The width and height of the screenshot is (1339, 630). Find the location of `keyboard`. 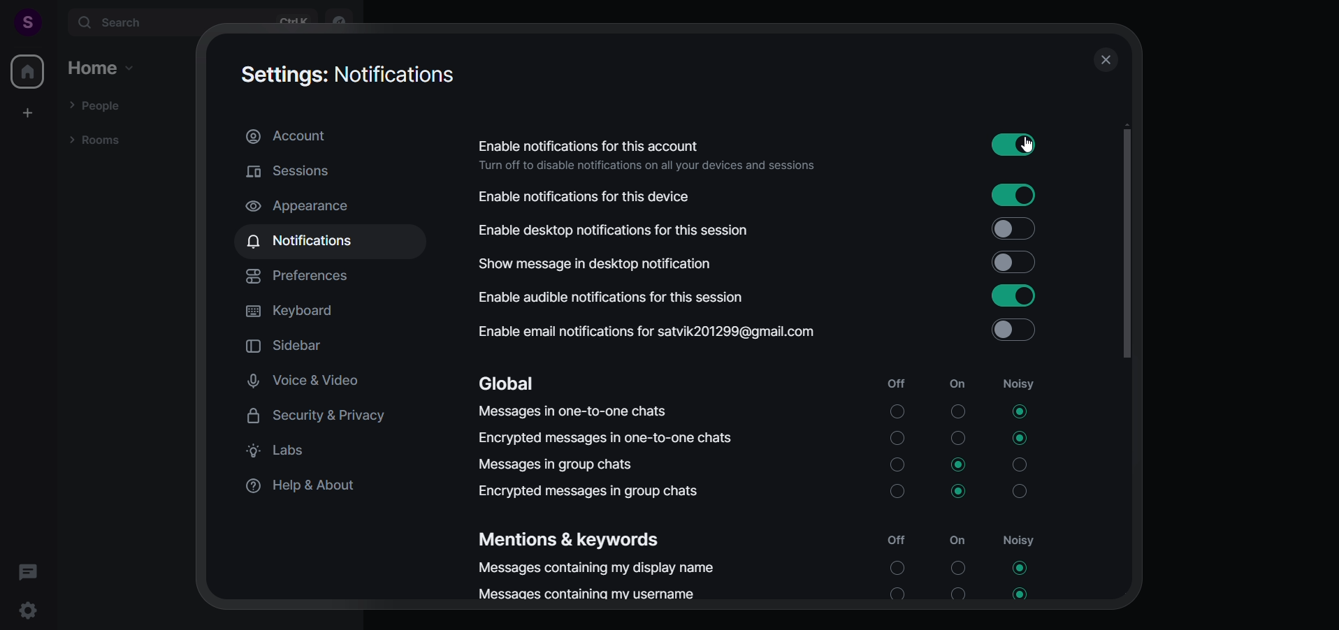

keyboard is located at coordinates (301, 314).